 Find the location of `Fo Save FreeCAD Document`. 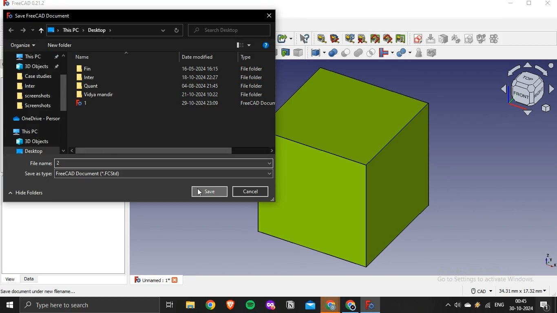

Fo Save FreeCAD Document is located at coordinates (39, 16).